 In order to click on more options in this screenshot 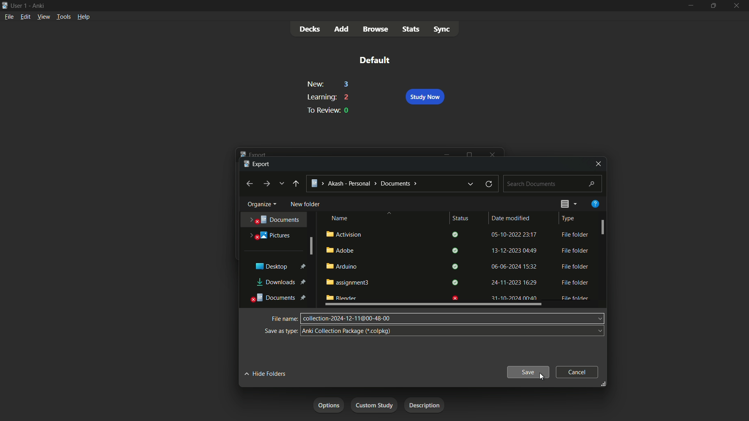, I will do `click(575, 204)`.